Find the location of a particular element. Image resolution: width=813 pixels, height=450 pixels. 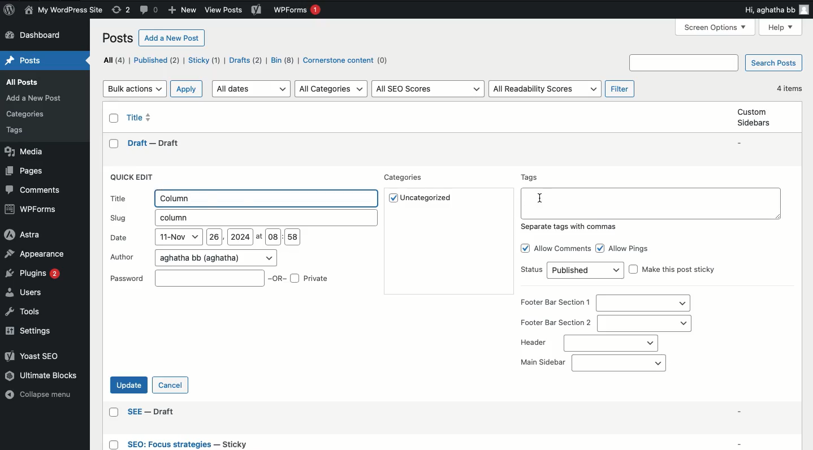

Tags is located at coordinates (649, 203).